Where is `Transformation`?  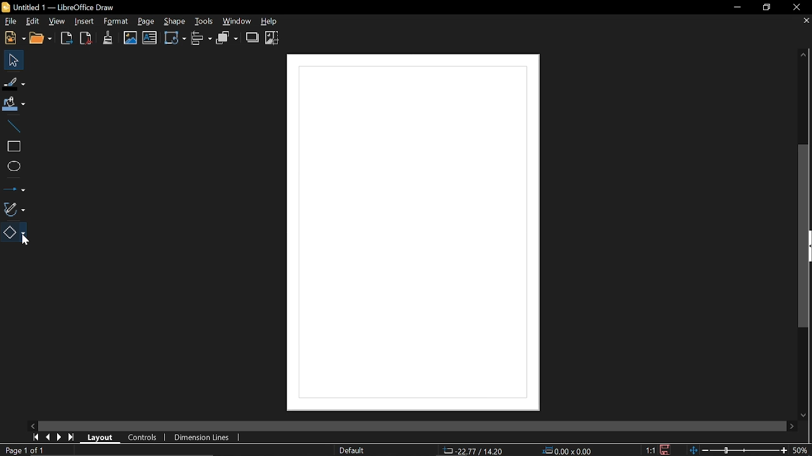 Transformation is located at coordinates (175, 37).